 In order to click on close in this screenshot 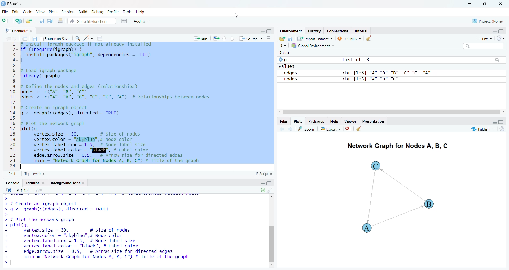, I will do `click(346, 130)`.